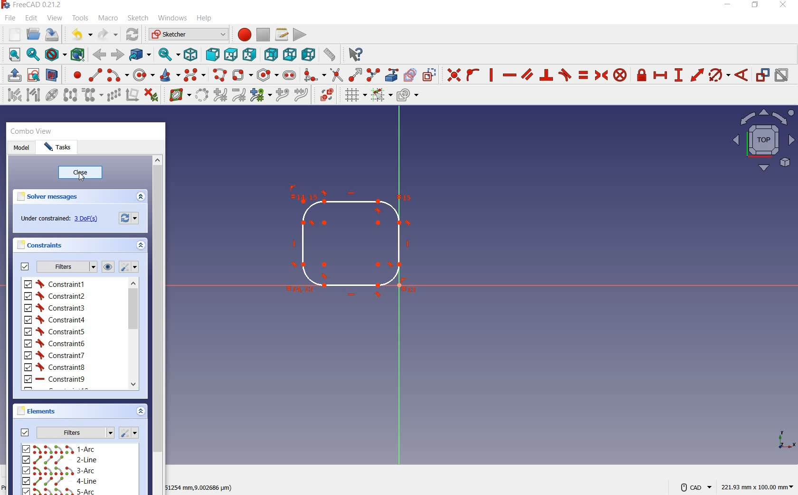  I want to click on constrain horizontally, so click(509, 76).